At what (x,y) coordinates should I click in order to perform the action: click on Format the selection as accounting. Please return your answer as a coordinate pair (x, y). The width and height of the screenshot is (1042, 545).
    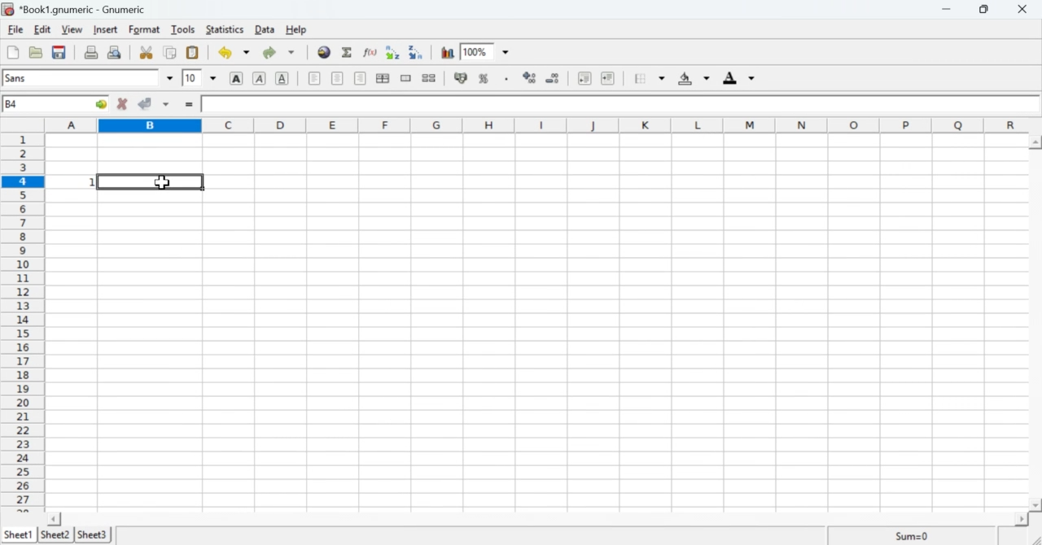
    Looking at the image, I should click on (461, 78).